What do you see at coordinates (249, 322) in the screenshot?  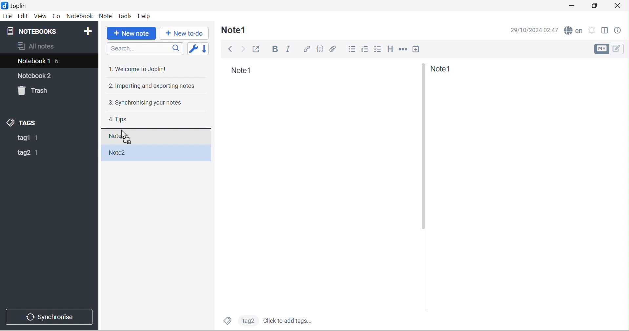 I see `tag2` at bounding box center [249, 322].